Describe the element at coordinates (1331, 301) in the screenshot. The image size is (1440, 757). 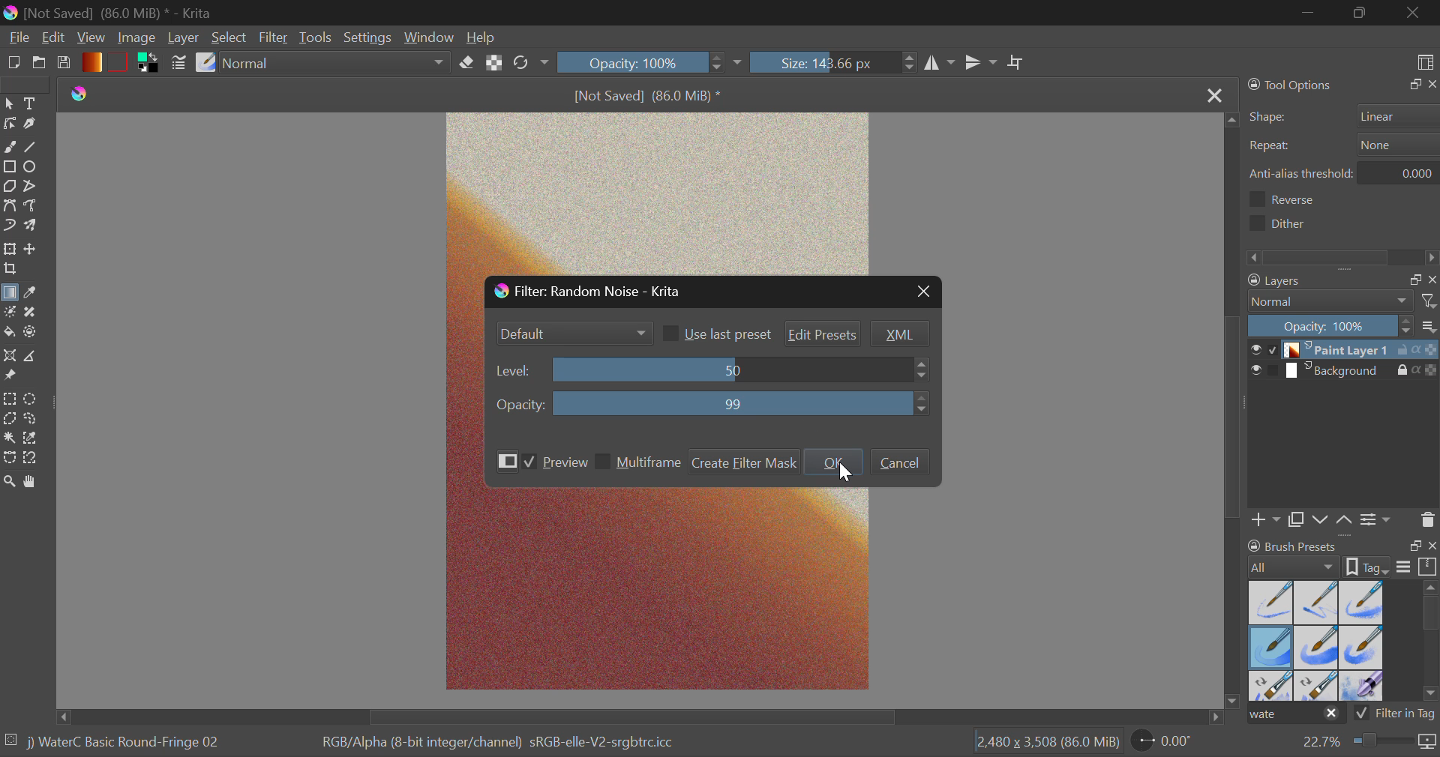
I see `normal` at that location.